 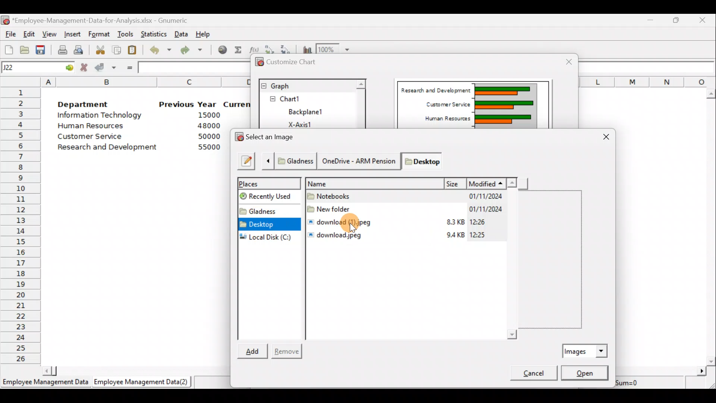 I want to click on Cell name J22, so click(x=29, y=68).